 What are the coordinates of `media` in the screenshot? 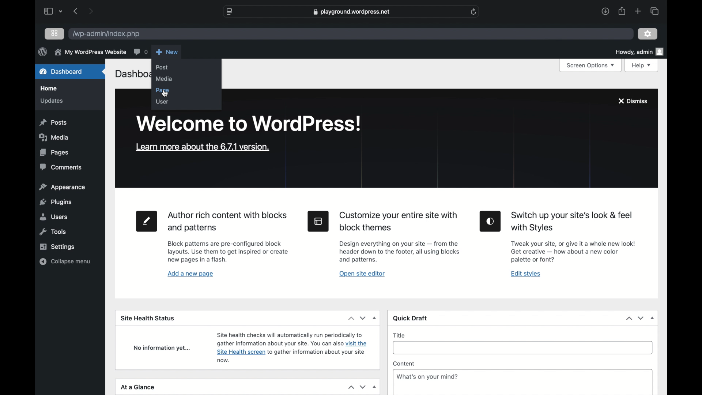 It's located at (163, 79).